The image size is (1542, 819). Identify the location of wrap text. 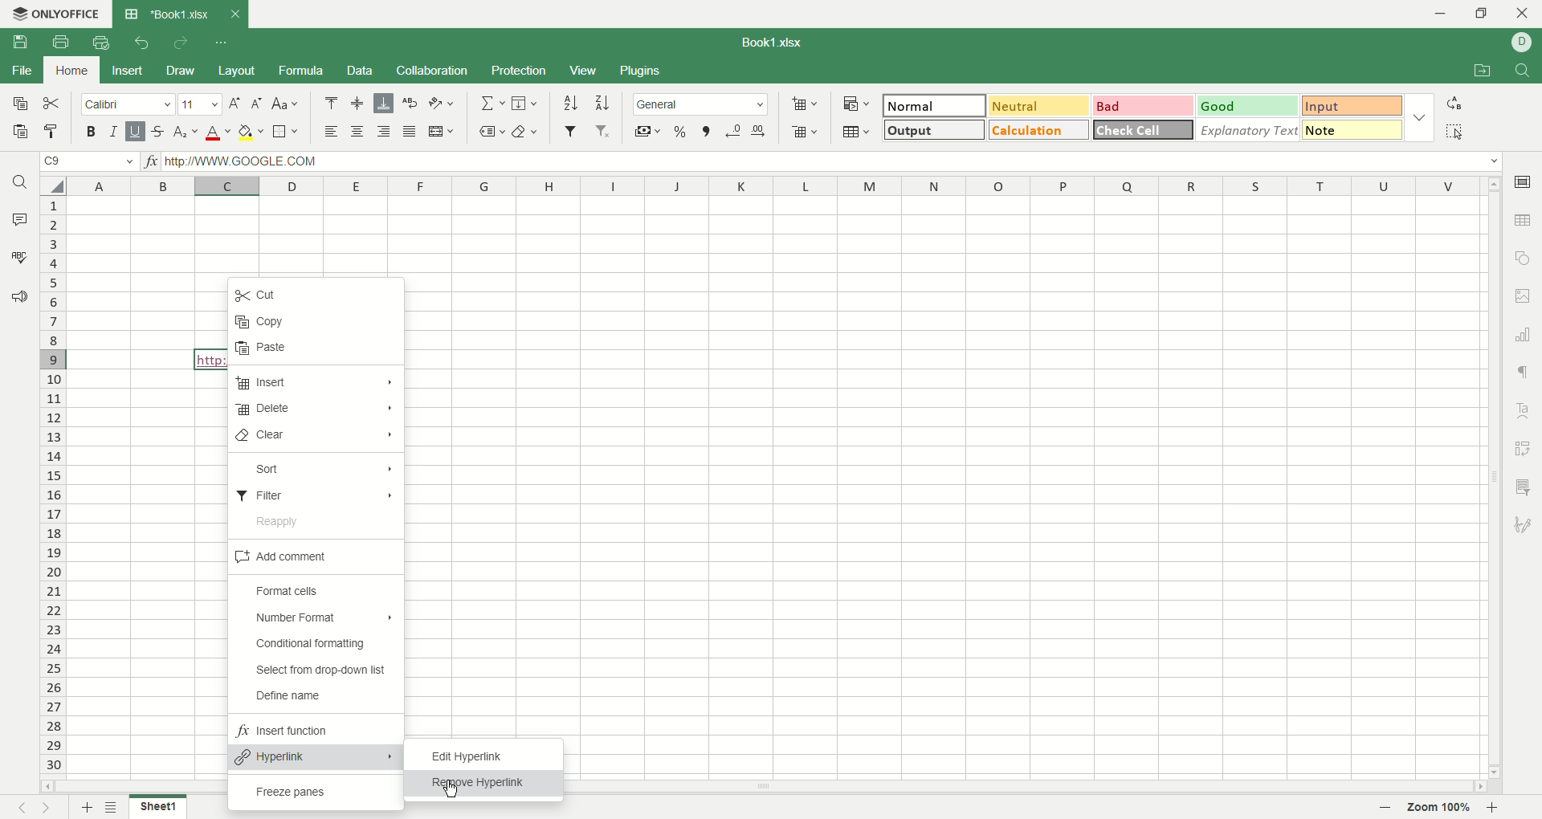
(410, 101).